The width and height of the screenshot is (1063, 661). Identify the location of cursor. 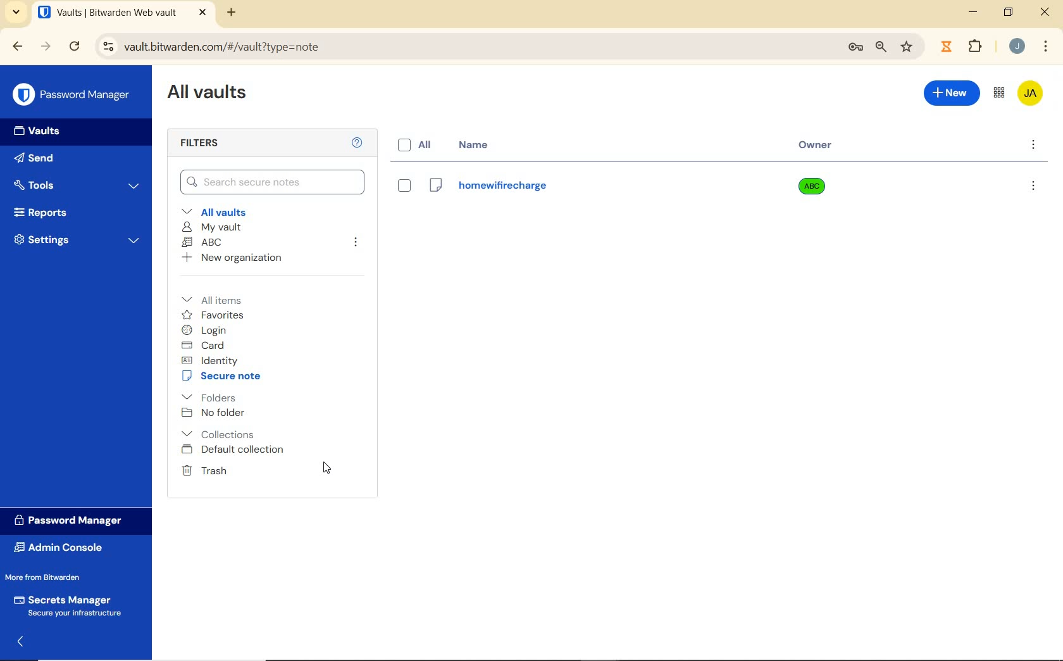
(328, 469).